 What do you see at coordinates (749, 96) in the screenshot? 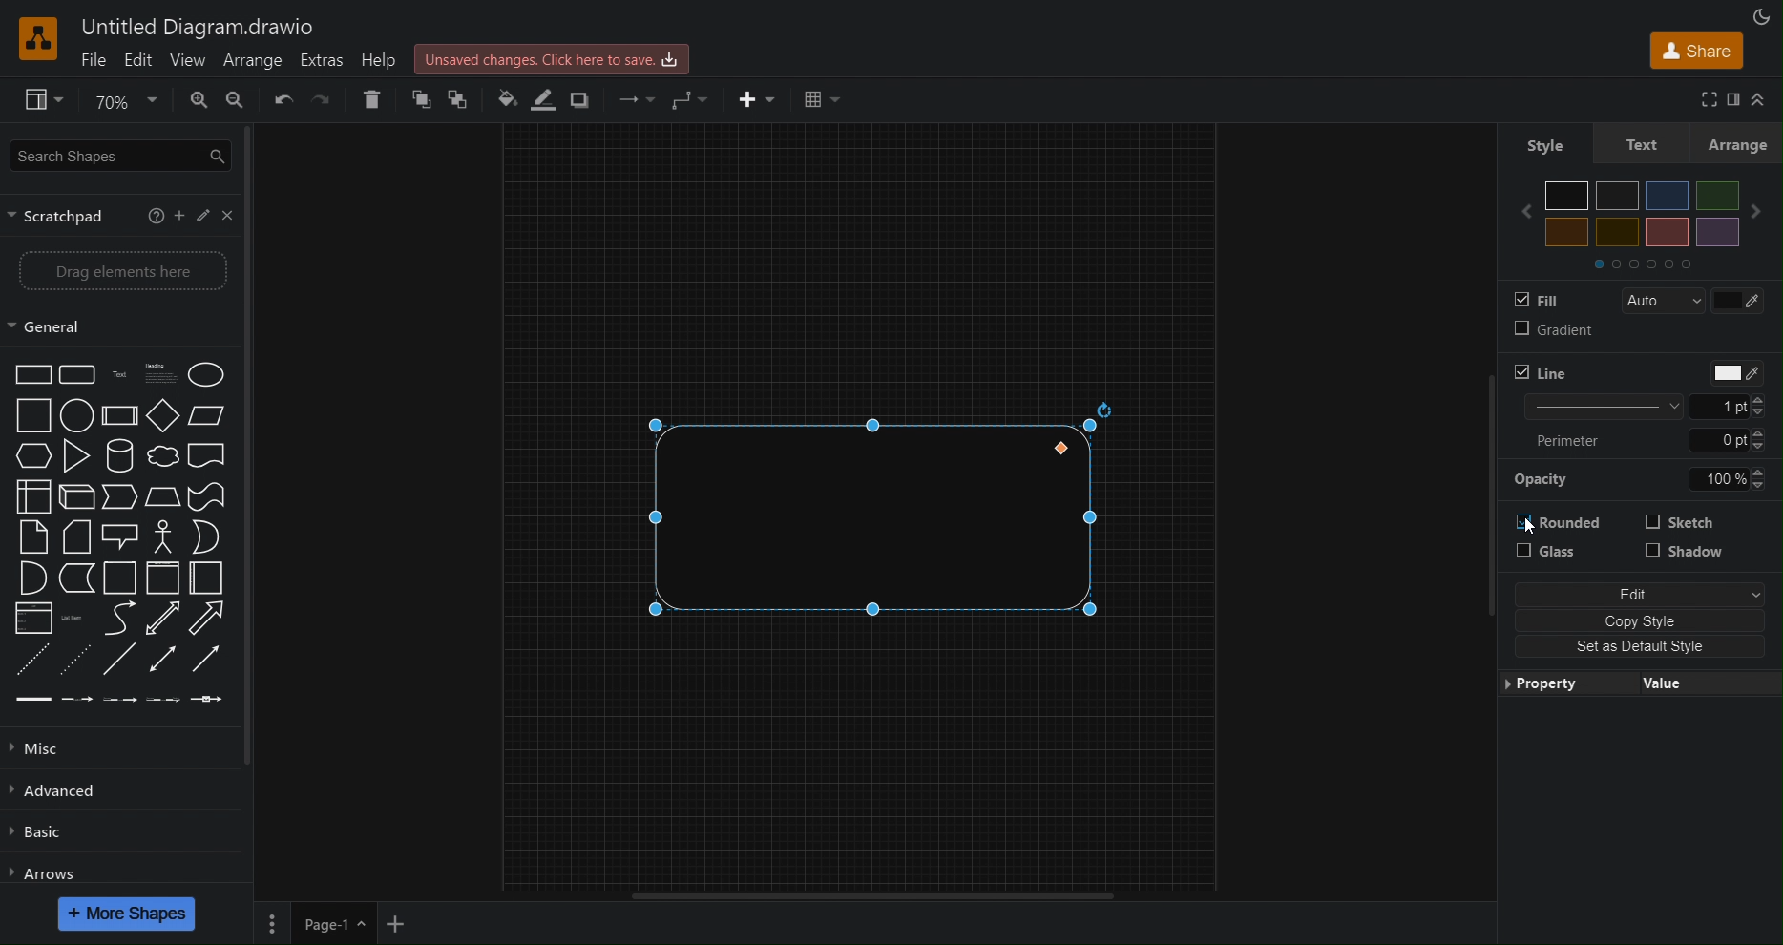
I see `Insert` at bounding box center [749, 96].